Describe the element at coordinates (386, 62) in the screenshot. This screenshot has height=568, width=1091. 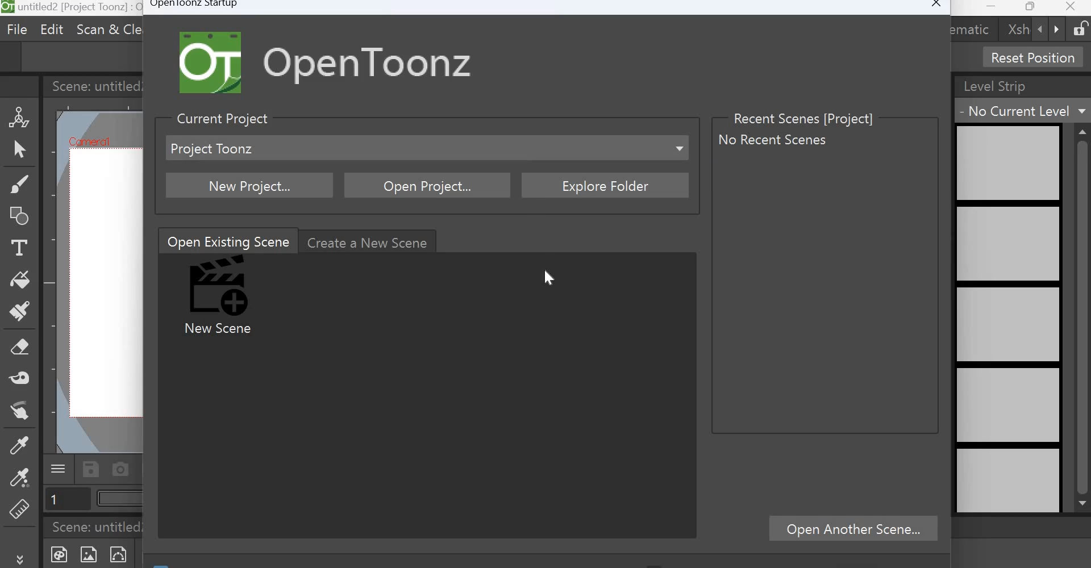
I see `Open Toonz` at that location.